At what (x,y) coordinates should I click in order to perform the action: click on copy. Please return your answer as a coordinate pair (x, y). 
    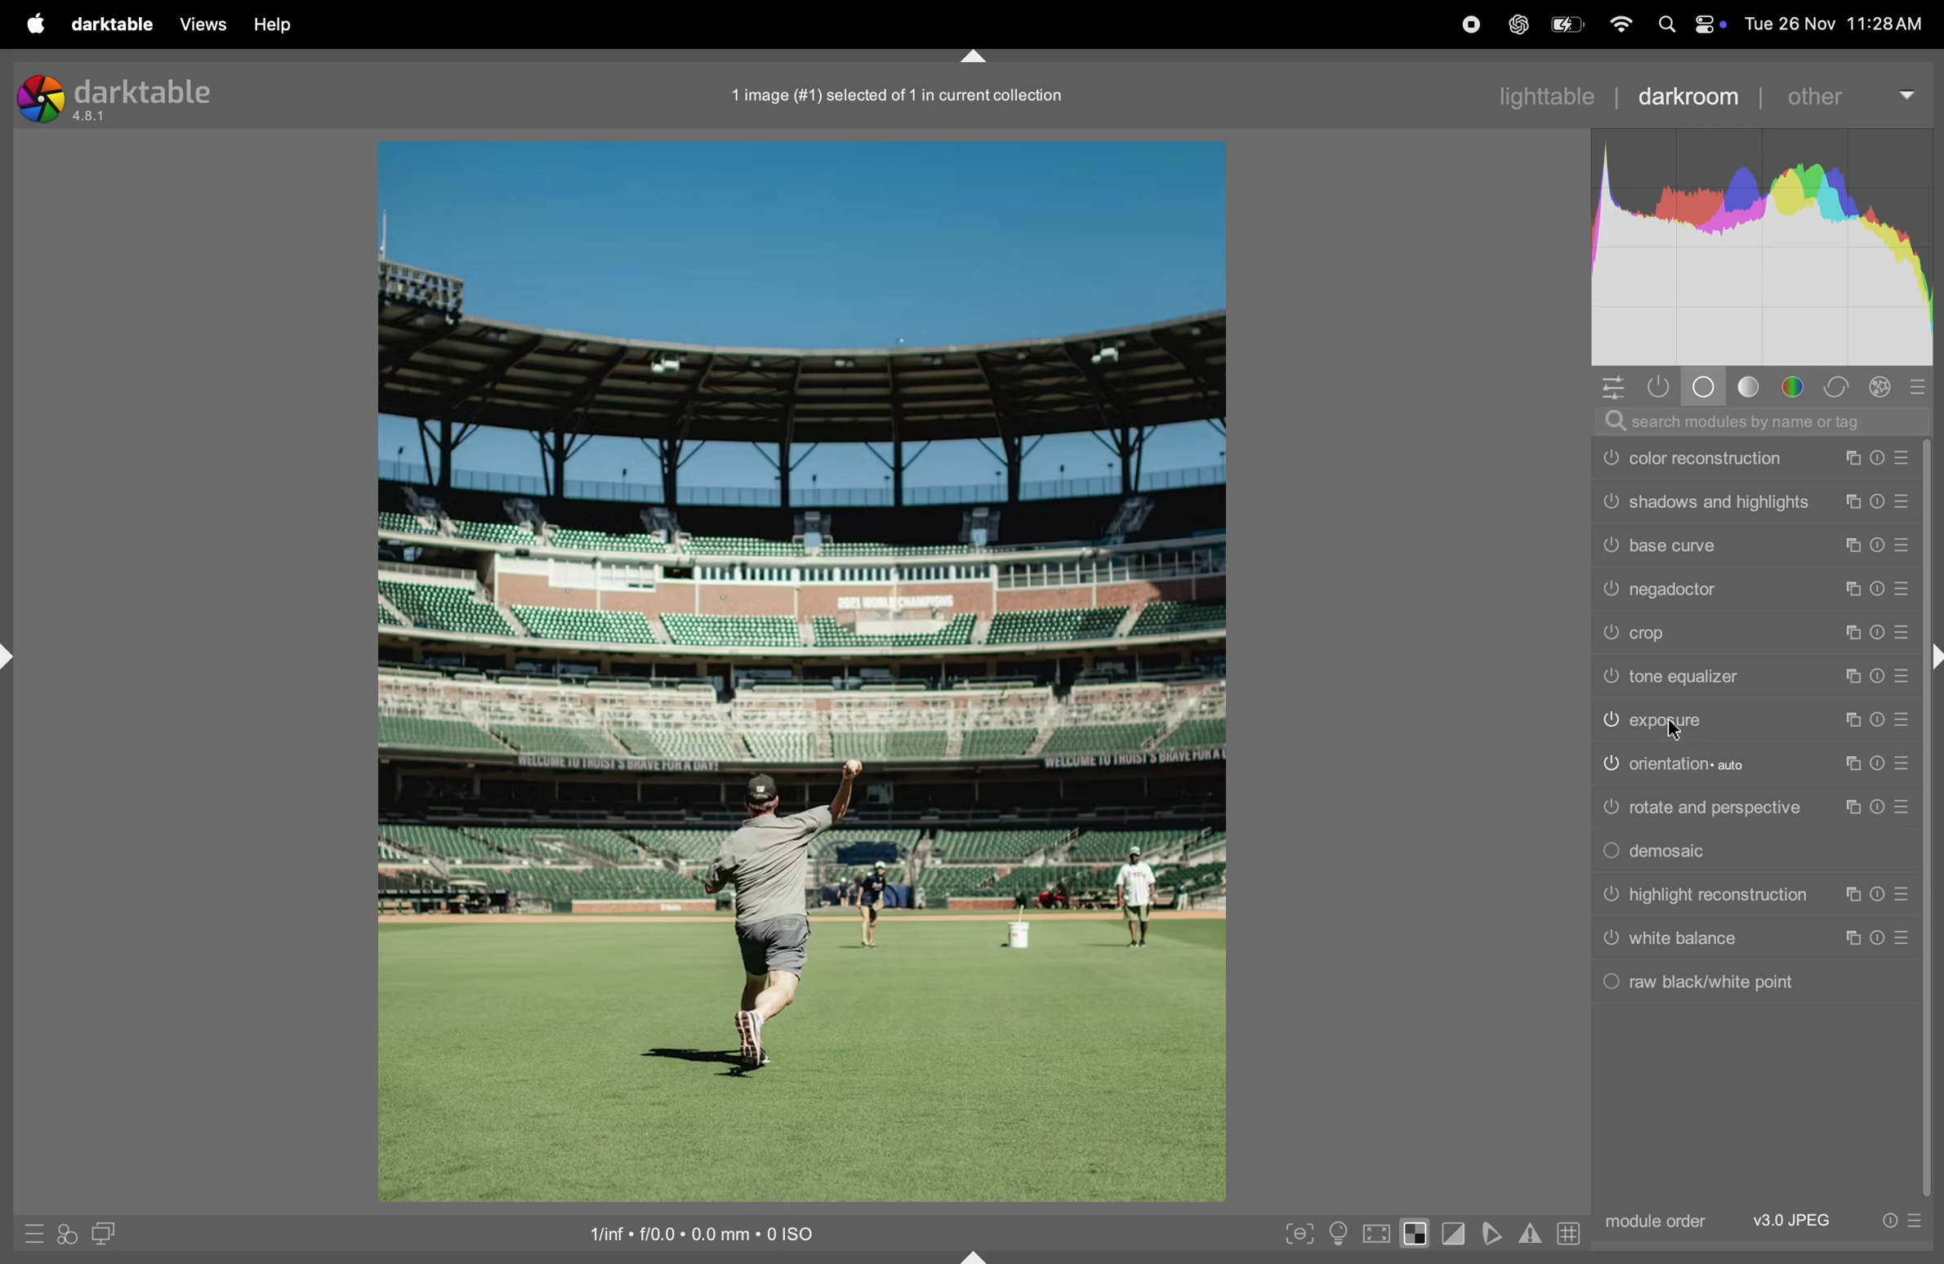
    Looking at the image, I should click on (1851, 634).